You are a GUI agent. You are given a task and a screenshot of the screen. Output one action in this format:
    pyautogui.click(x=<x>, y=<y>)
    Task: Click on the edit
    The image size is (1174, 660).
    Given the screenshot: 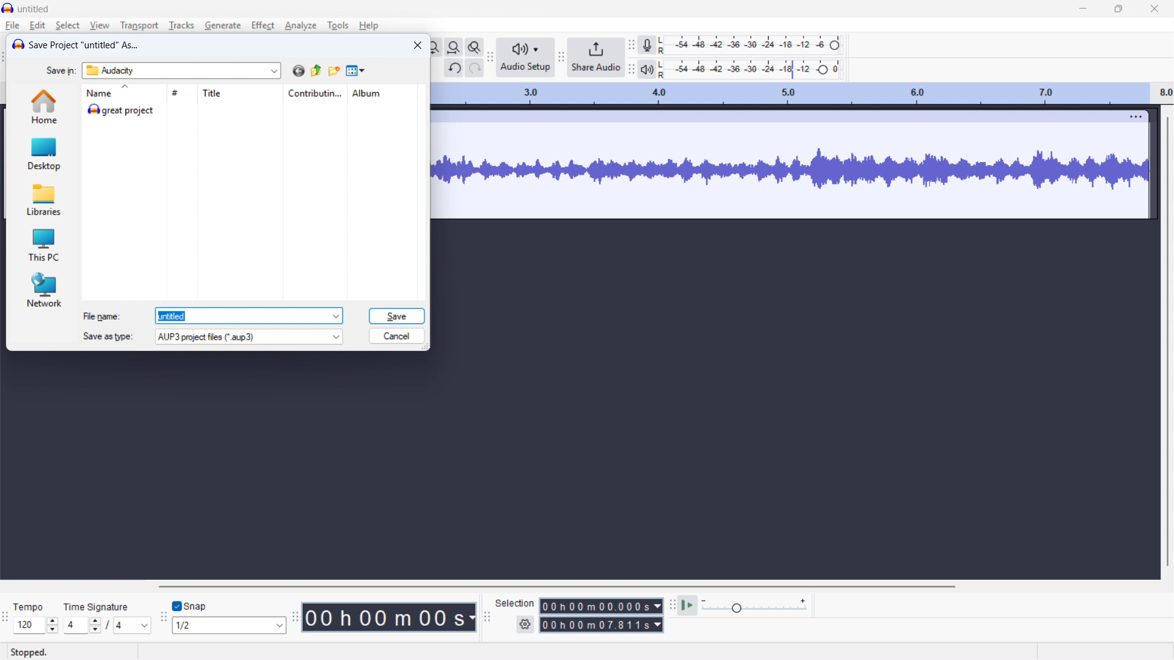 What is the action you would take?
    pyautogui.click(x=38, y=26)
    